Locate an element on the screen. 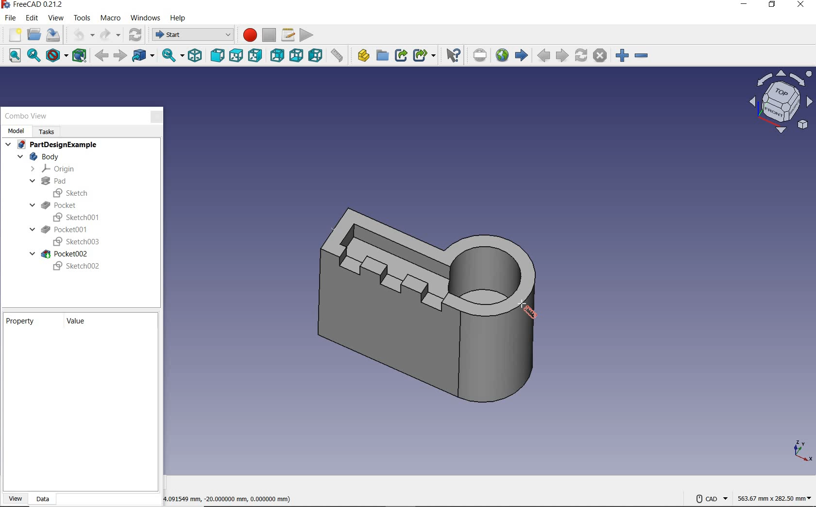 The height and width of the screenshot is (507, 816). stop loading is located at coordinates (601, 56).